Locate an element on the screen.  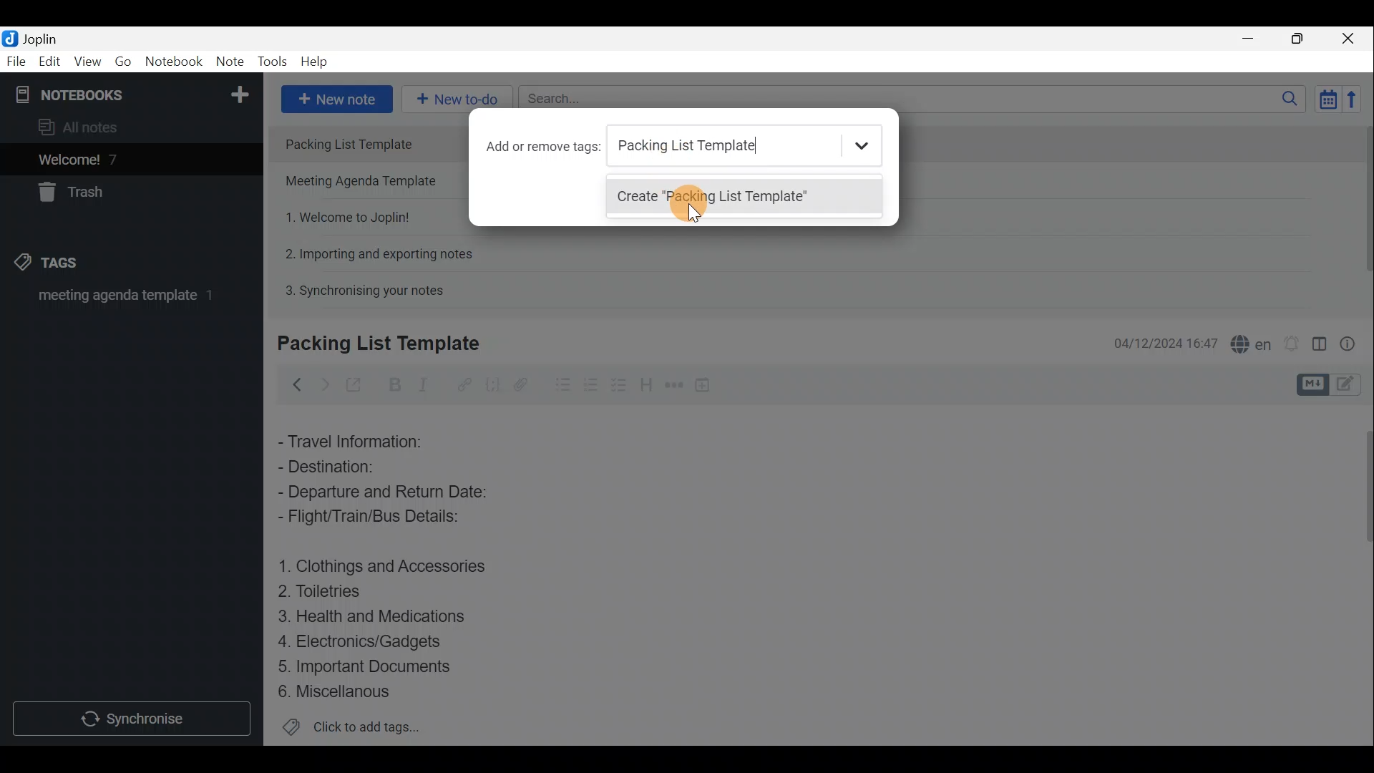
Back is located at coordinates (294, 384).